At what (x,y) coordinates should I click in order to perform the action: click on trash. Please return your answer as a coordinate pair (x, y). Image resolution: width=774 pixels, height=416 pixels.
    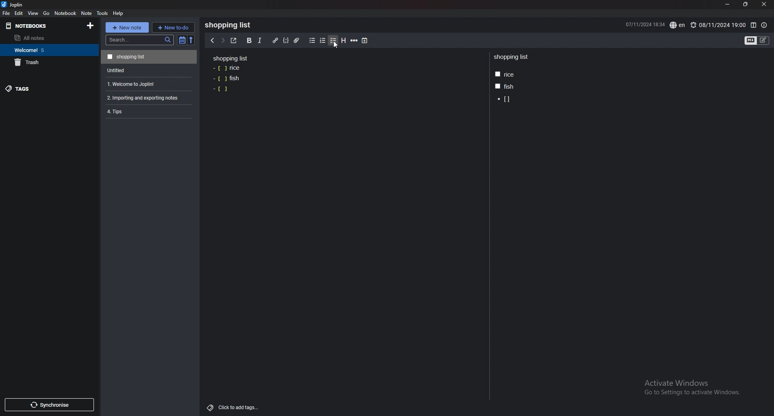
    Looking at the image, I should click on (48, 62).